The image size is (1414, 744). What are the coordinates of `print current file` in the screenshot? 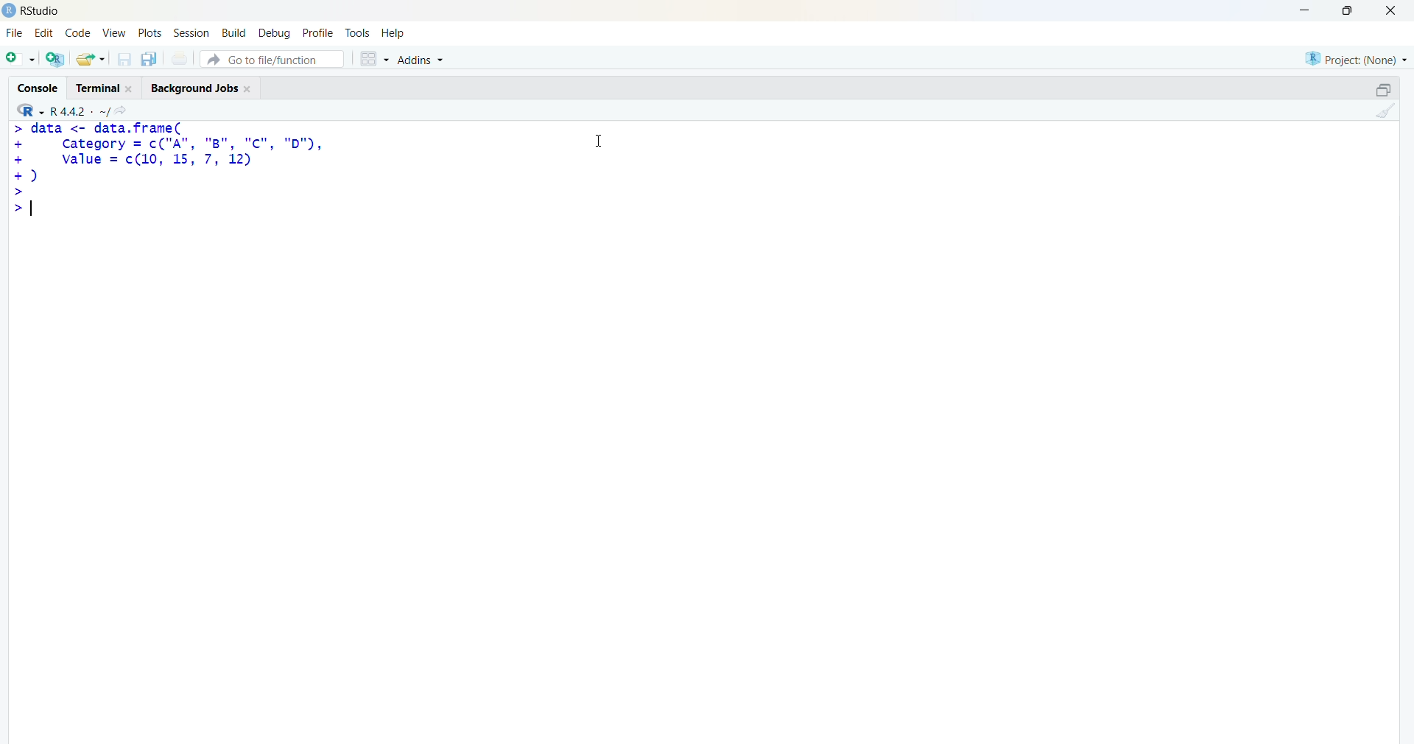 It's located at (177, 58).